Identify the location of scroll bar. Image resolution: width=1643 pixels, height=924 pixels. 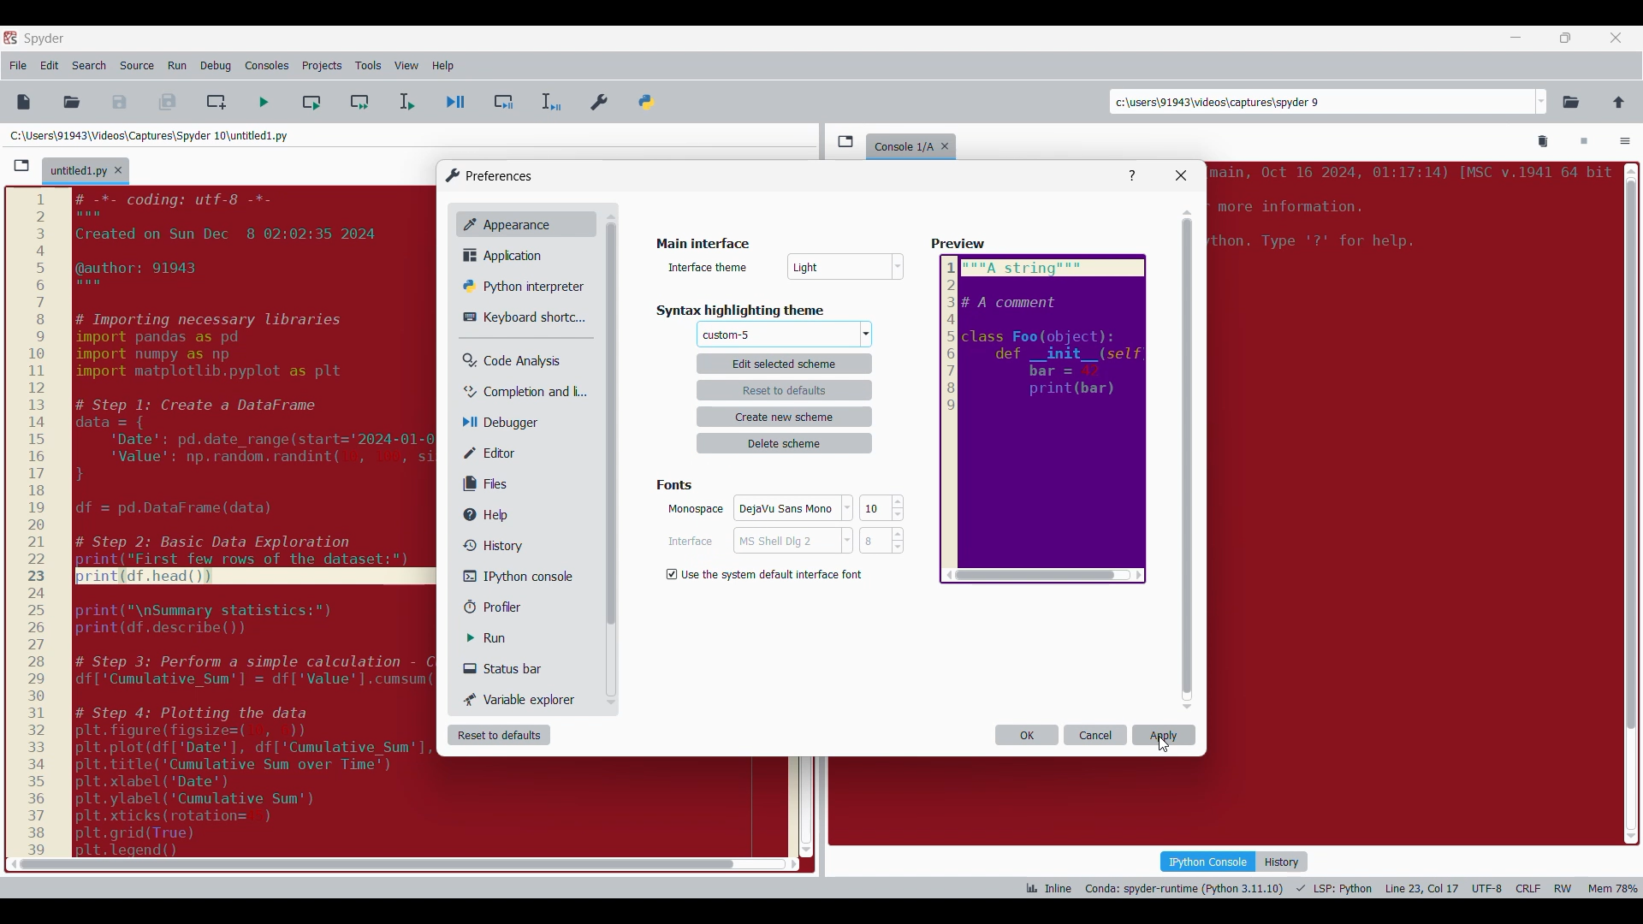
(1628, 499).